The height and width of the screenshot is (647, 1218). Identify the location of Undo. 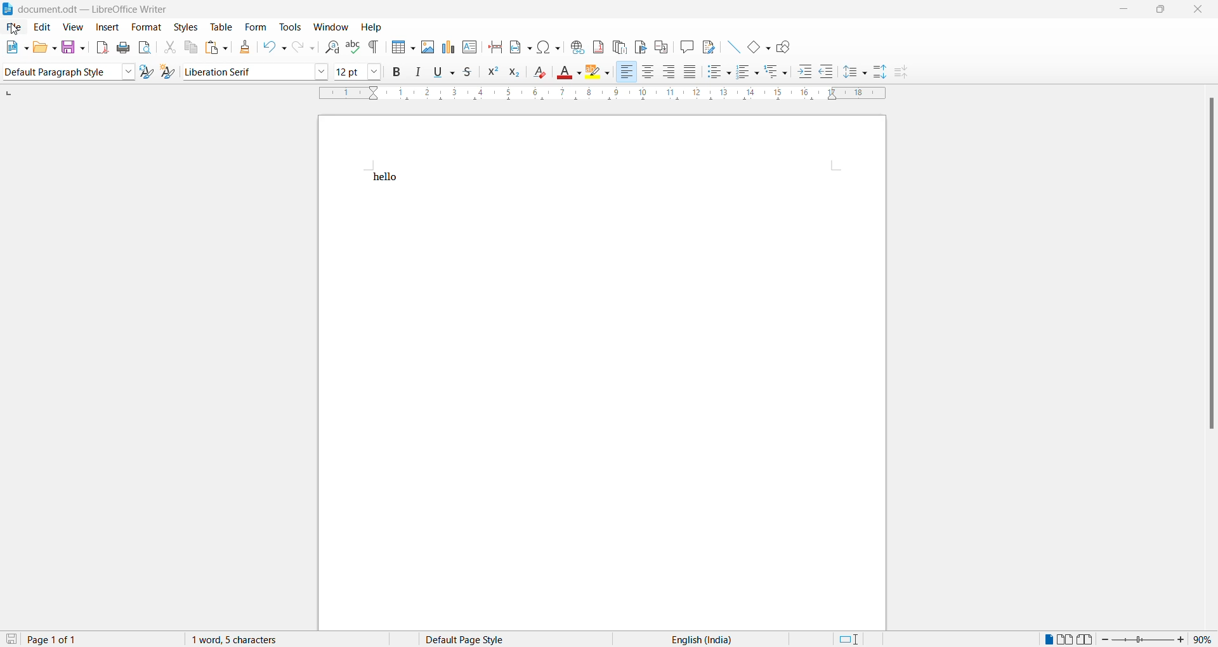
(269, 48).